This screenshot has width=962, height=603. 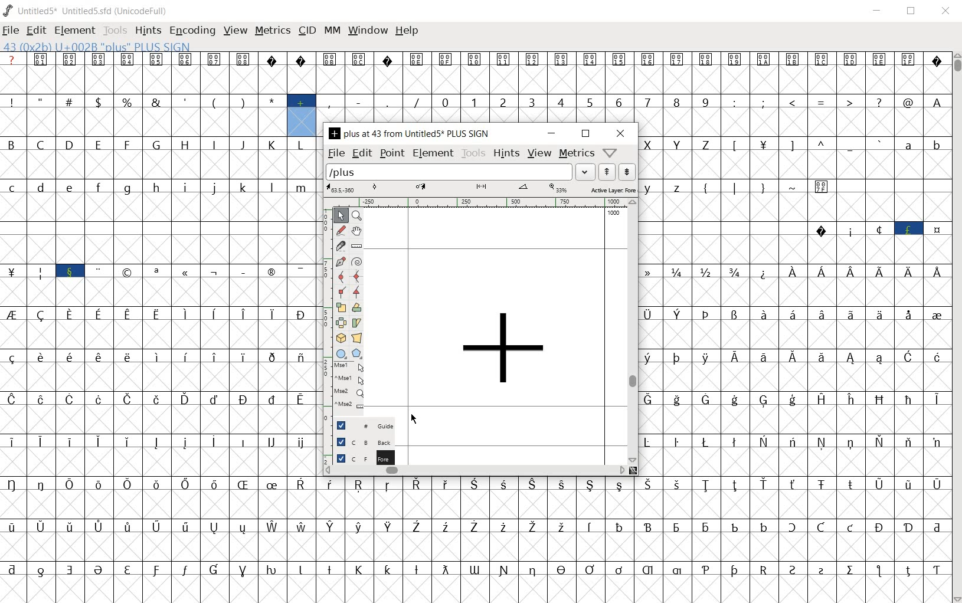 I want to click on mathematical fraction, so click(x=695, y=285).